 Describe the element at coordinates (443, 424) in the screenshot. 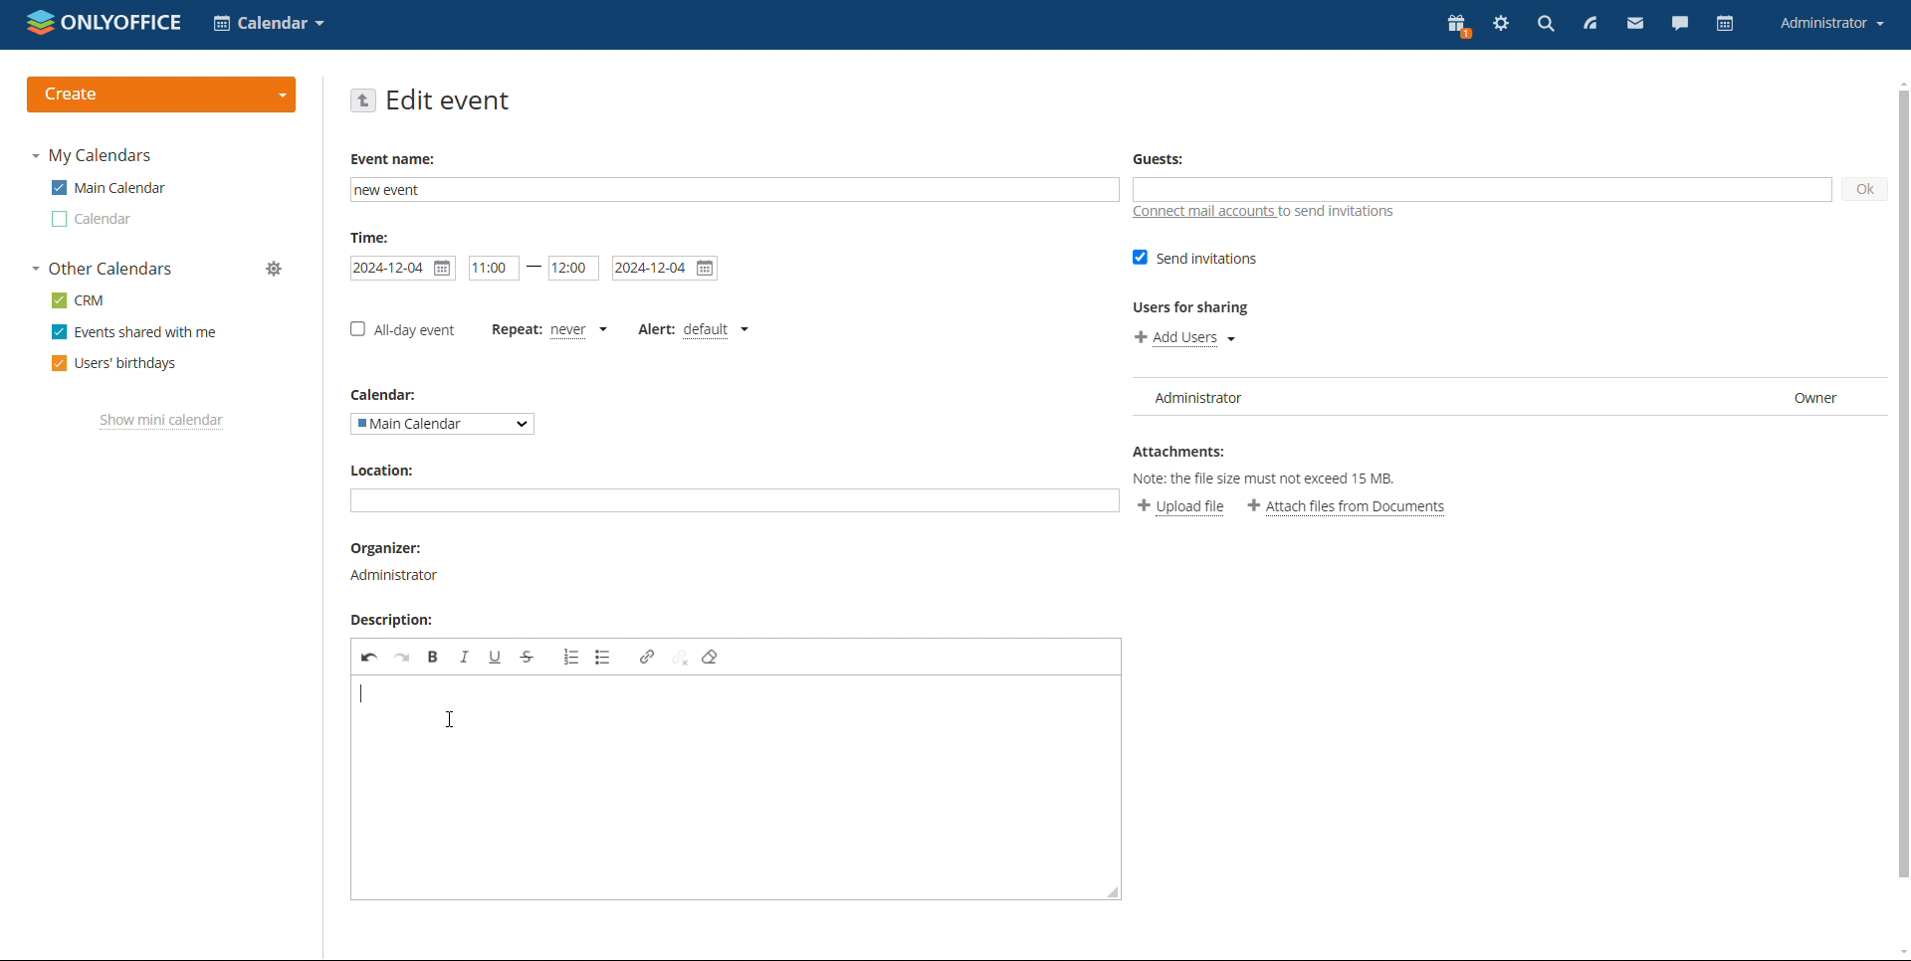

I see `select calendar` at that location.